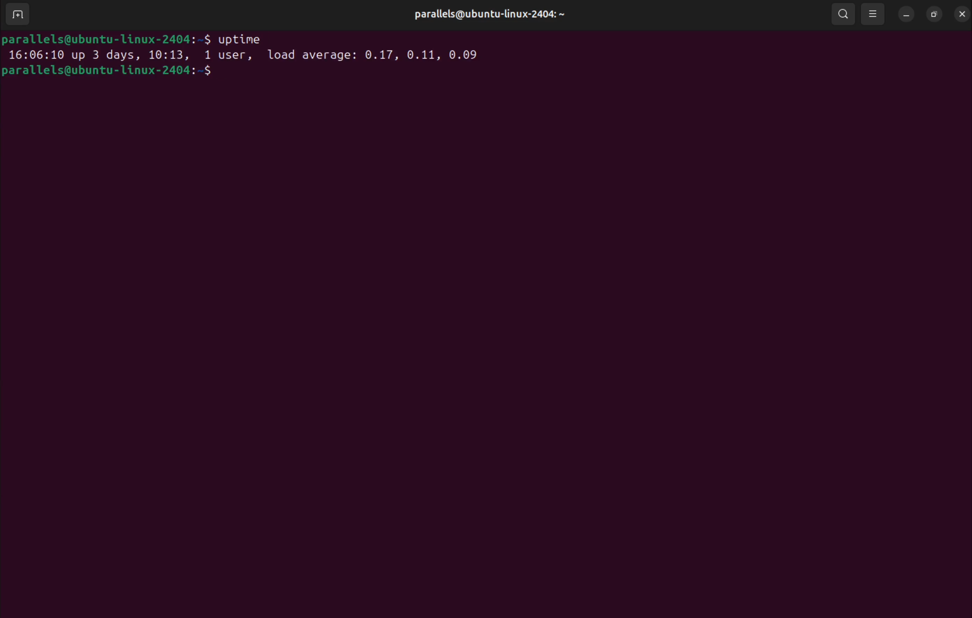 This screenshot has width=972, height=618. Describe the element at coordinates (198, 54) in the screenshot. I see `port user` at that location.